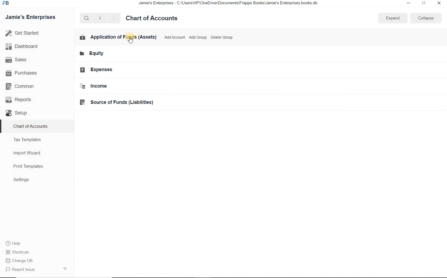 This screenshot has width=447, height=278. What do you see at coordinates (439, 3) in the screenshot?
I see `close` at bounding box center [439, 3].